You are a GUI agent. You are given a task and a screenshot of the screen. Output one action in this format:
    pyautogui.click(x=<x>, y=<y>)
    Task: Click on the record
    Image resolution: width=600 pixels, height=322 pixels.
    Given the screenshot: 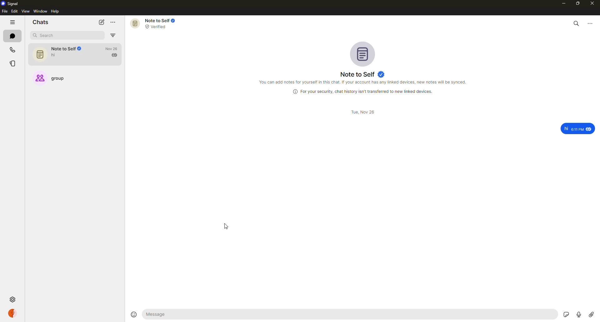 What is the action you would take?
    pyautogui.click(x=578, y=313)
    